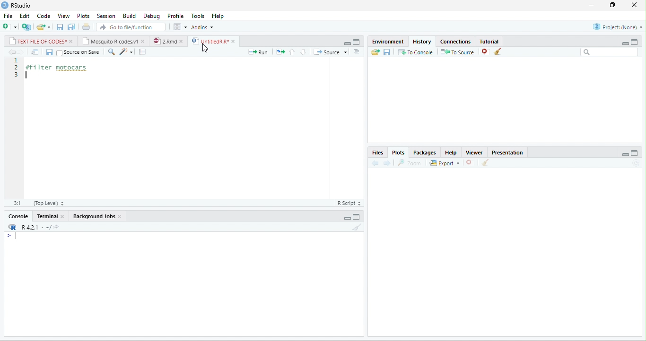 Image resolution: width=646 pixels, height=341 pixels. Describe the element at coordinates (611, 5) in the screenshot. I see `resize` at that location.